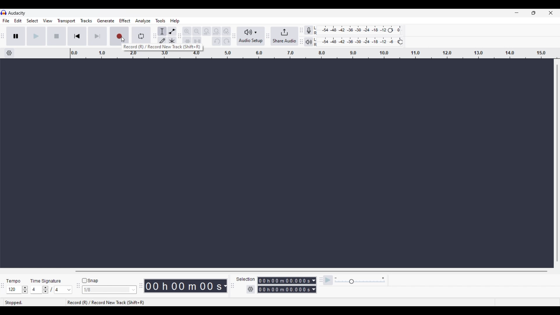  Describe the element at coordinates (226, 31) in the screenshot. I see `Zoom toggle` at that location.